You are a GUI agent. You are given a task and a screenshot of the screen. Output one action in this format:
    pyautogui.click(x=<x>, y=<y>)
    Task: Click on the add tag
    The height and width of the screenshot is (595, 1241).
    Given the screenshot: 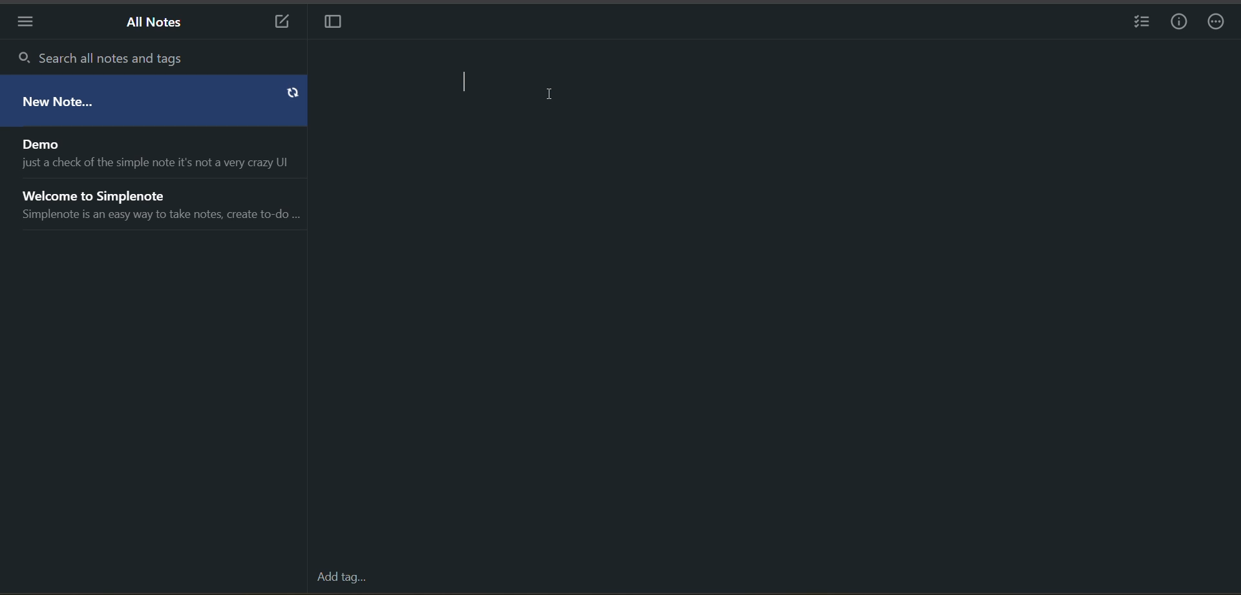 What is the action you would take?
    pyautogui.click(x=341, y=577)
    